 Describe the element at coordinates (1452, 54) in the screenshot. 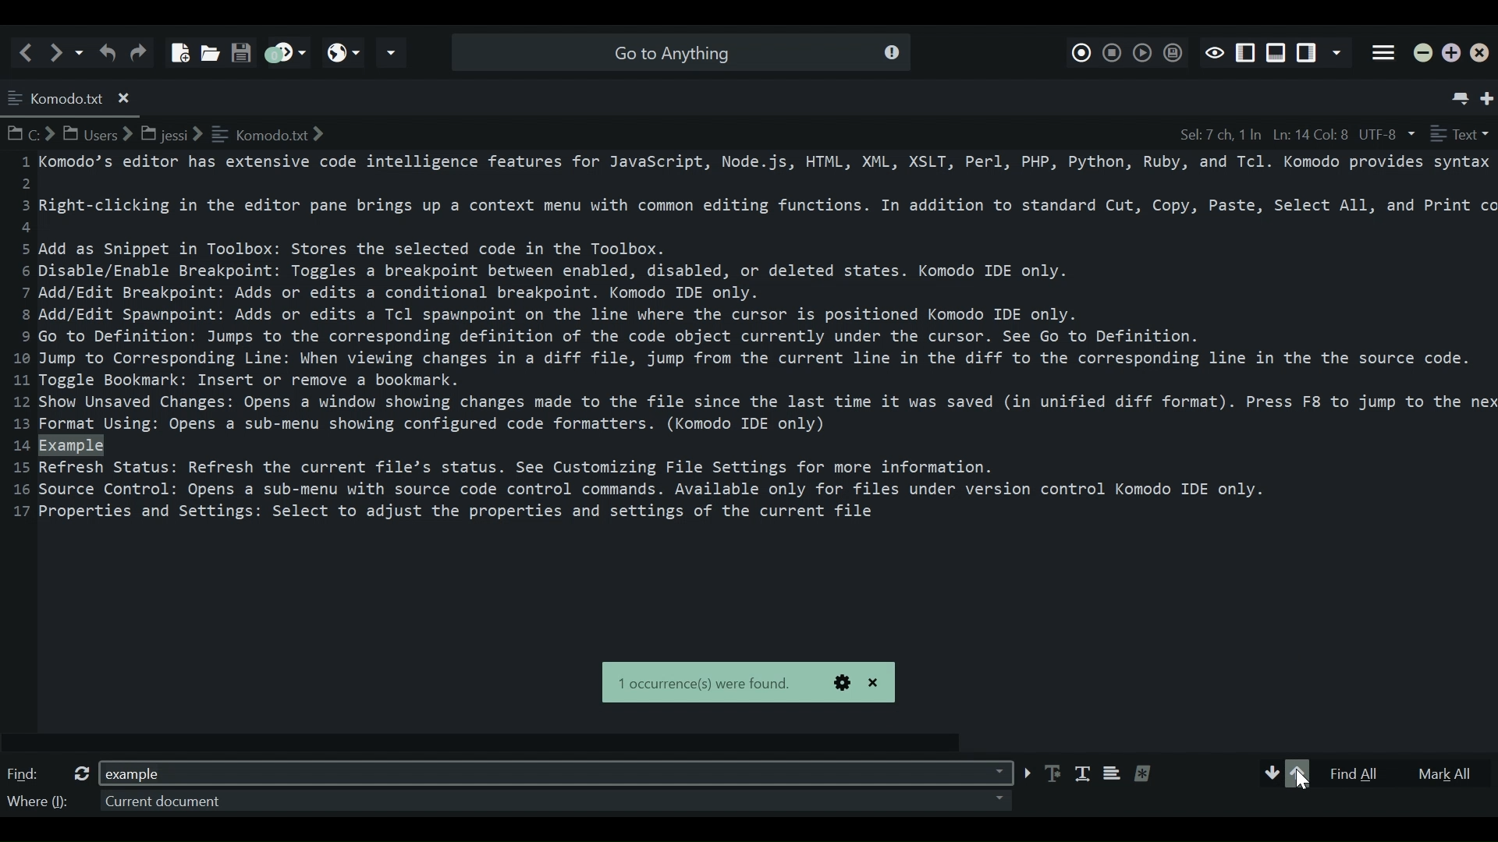

I see `Restore` at that location.